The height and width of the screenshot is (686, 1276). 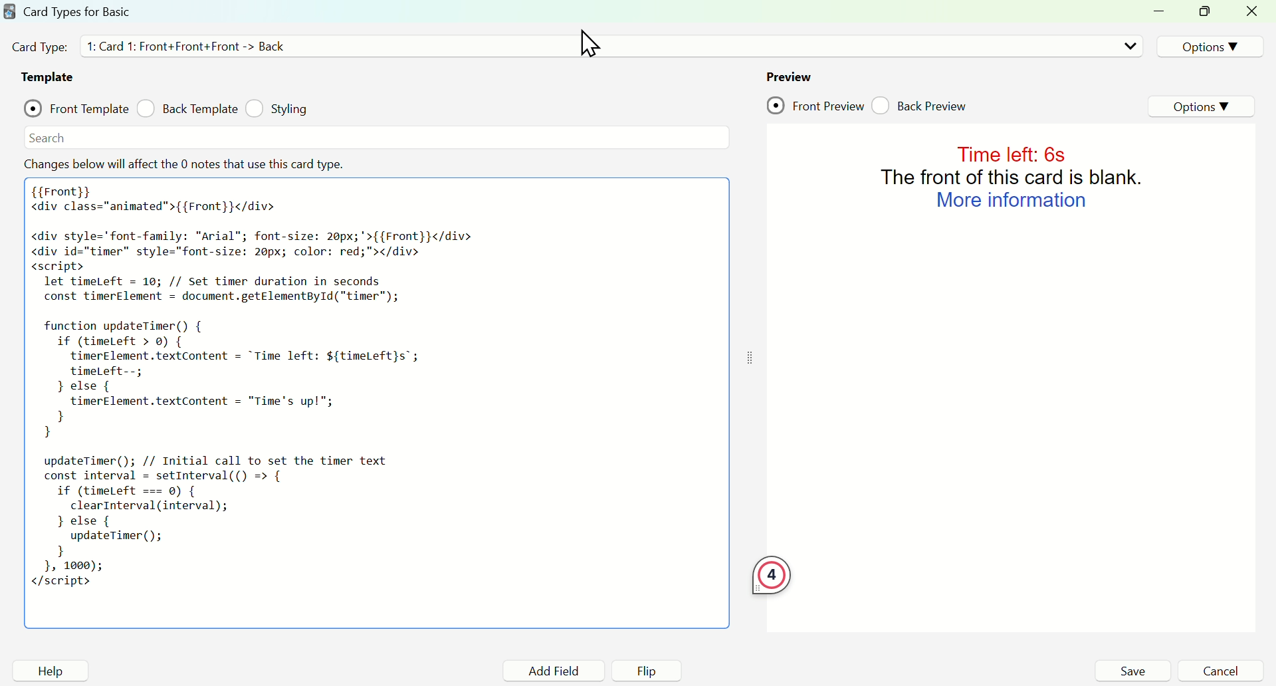 I want to click on Time left: 6s, so click(x=1009, y=153).